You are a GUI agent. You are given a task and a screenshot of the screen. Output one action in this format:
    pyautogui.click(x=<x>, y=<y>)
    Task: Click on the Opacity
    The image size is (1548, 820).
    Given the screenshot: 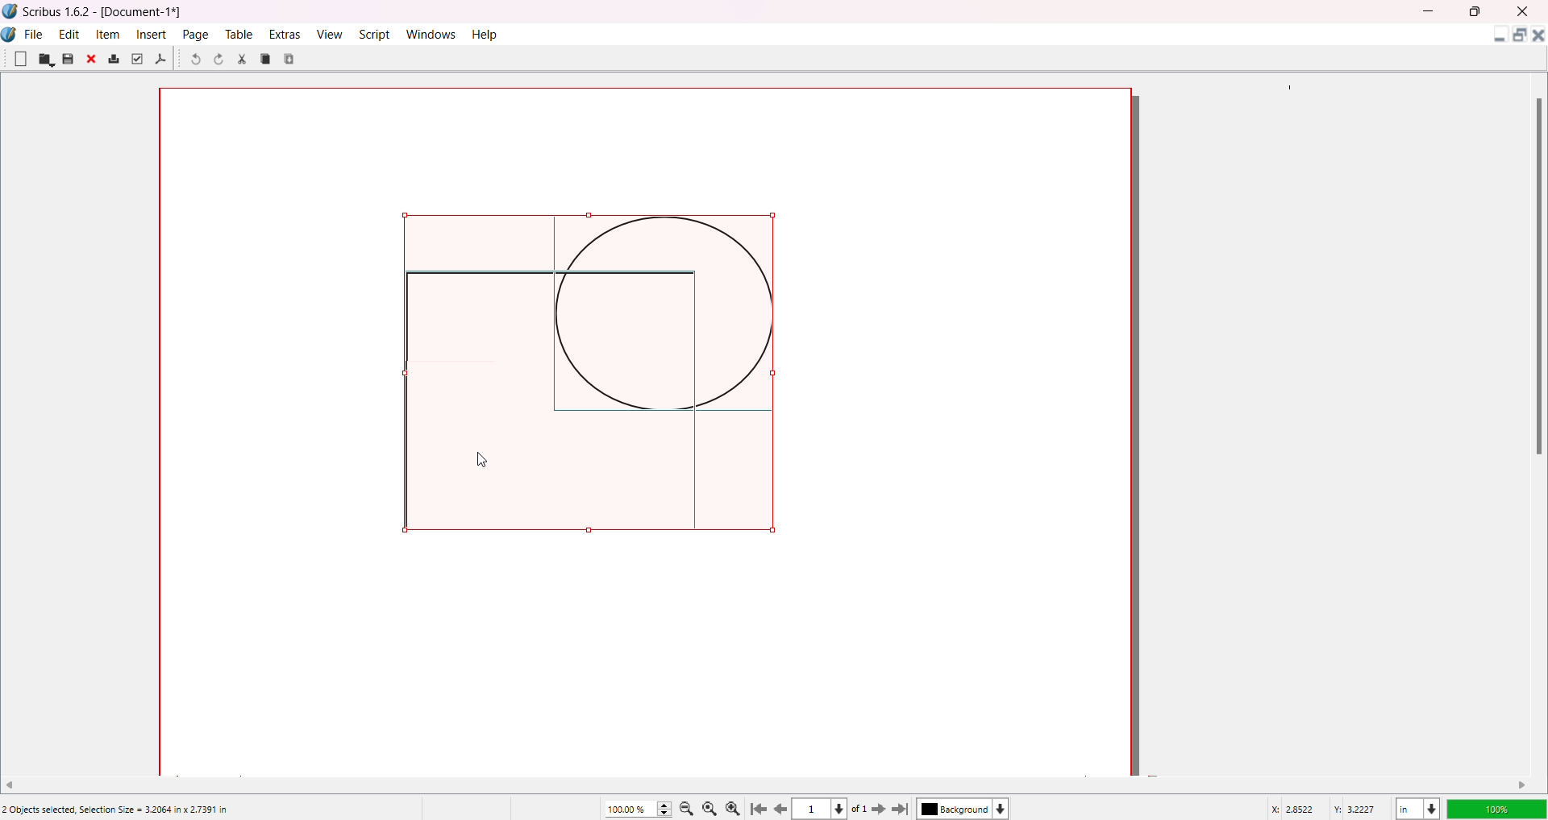 What is the action you would take?
    pyautogui.click(x=1496, y=806)
    